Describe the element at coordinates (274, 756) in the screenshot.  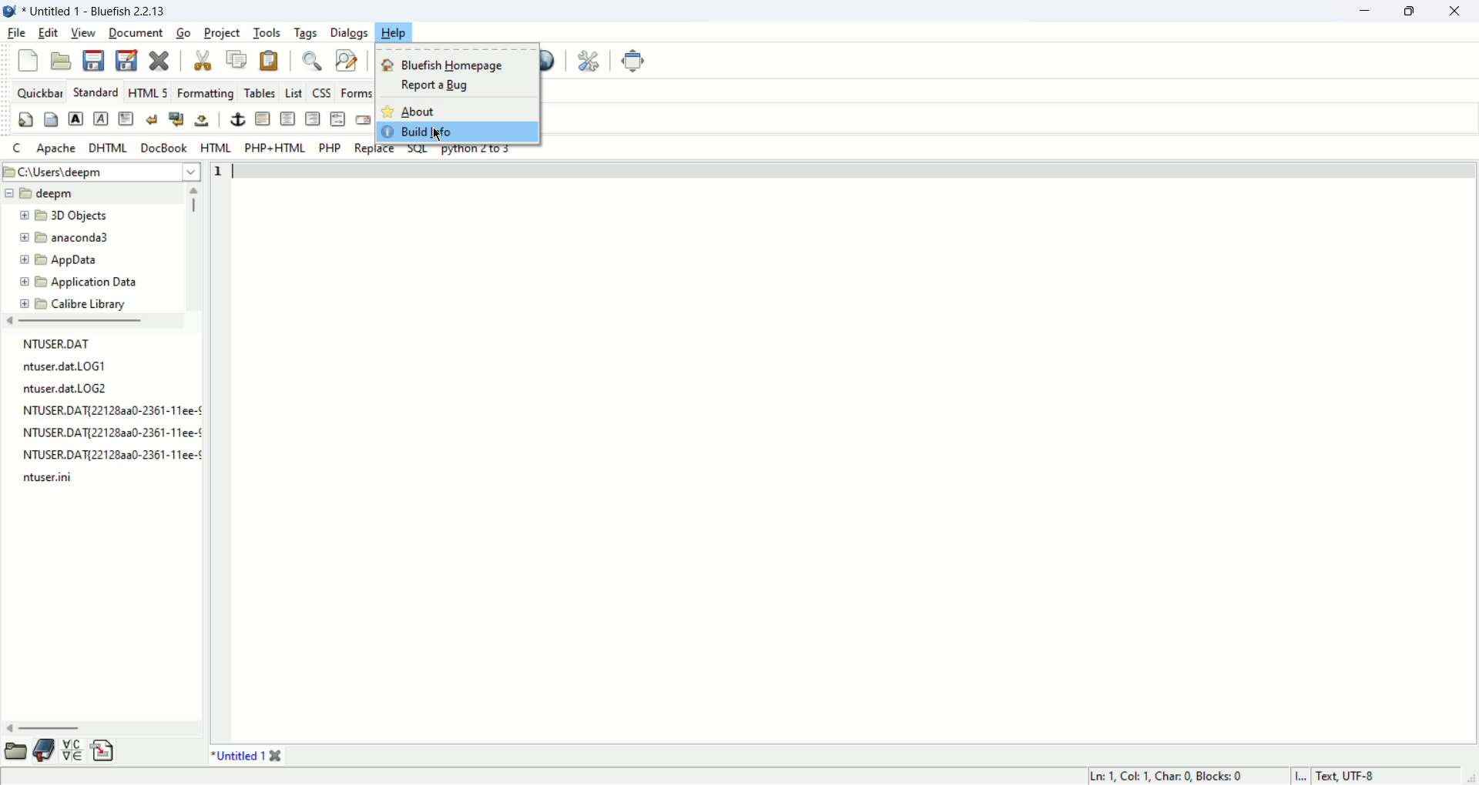
I see `close` at that location.